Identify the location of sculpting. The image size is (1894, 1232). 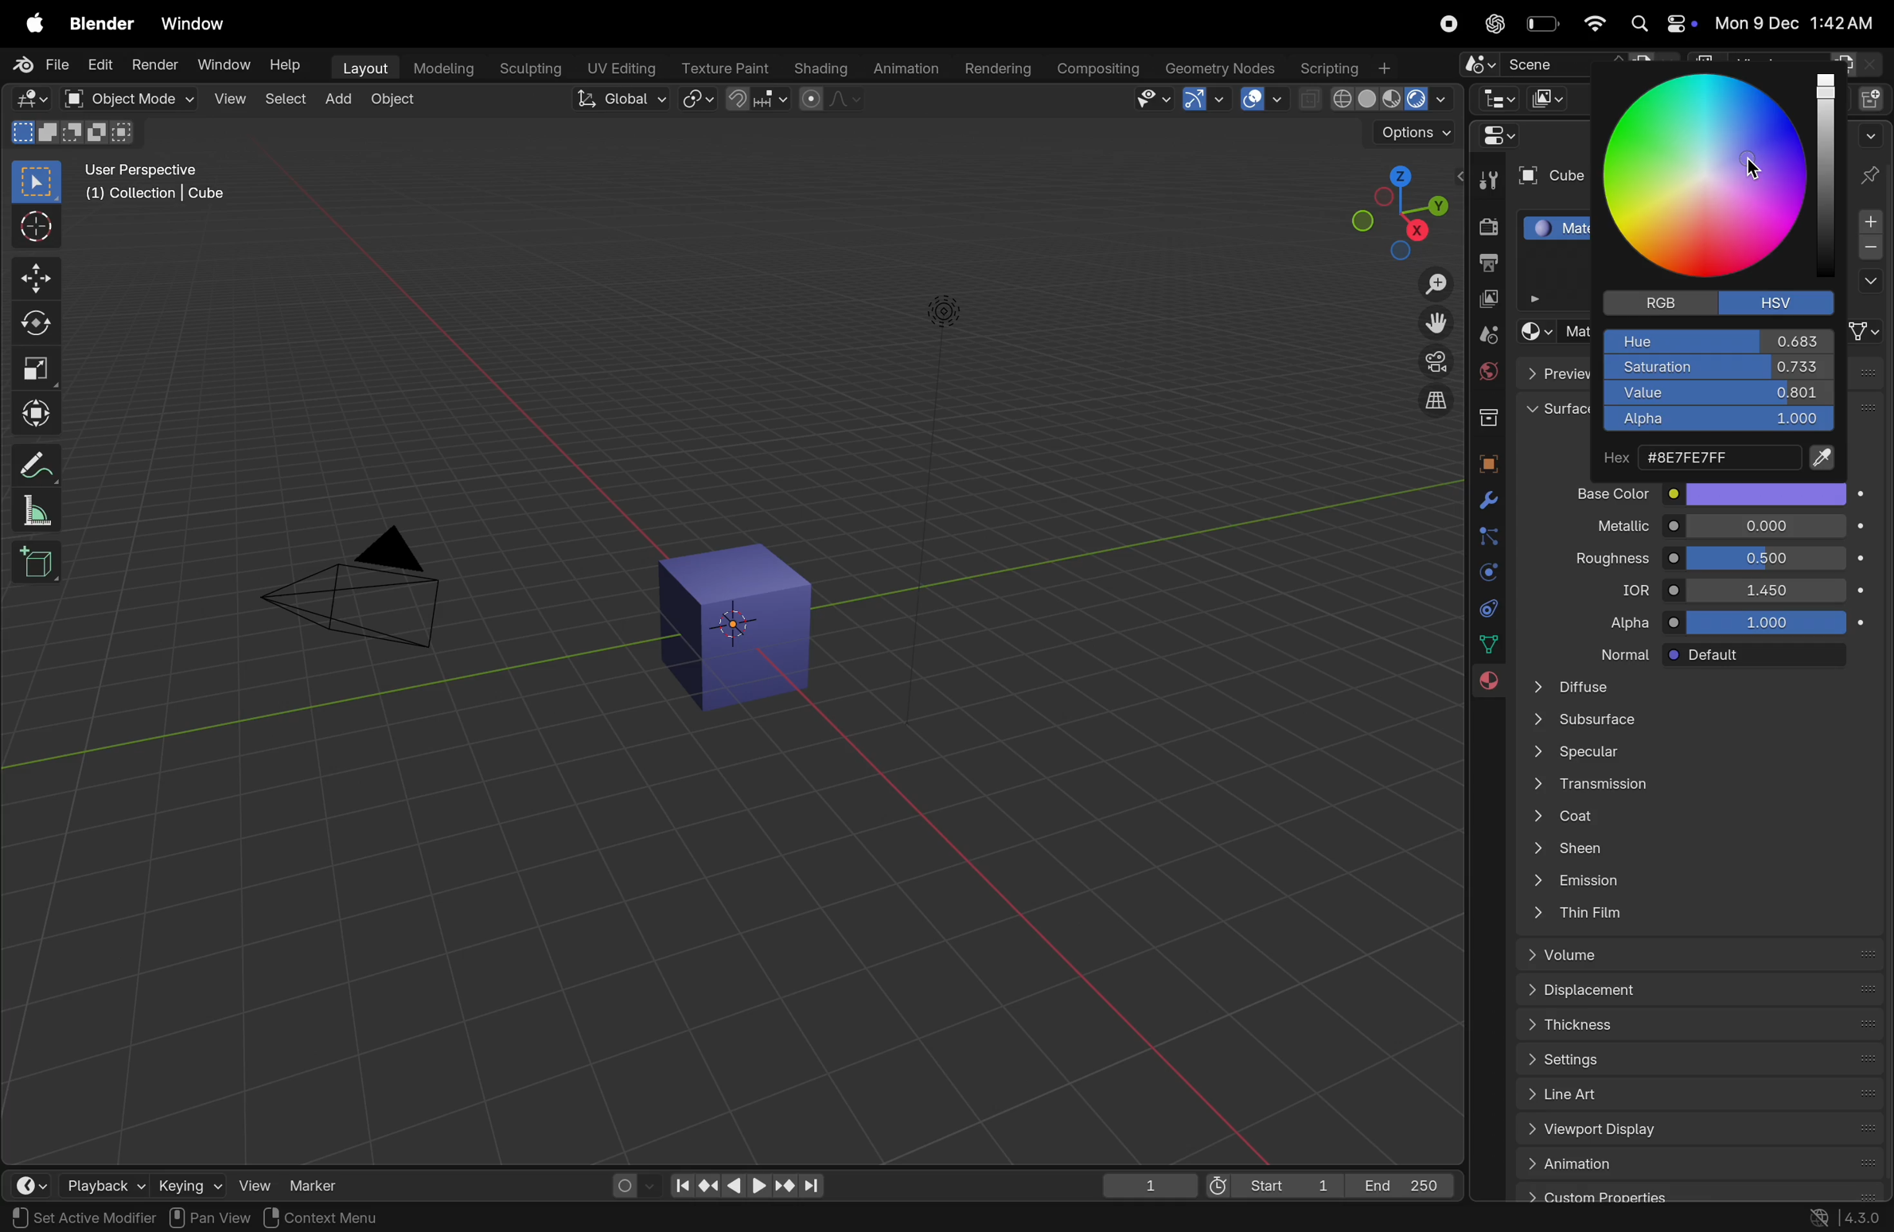
(528, 68).